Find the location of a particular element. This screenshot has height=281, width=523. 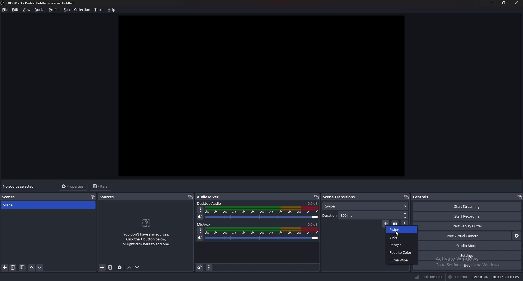

sources is located at coordinates (107, 197).